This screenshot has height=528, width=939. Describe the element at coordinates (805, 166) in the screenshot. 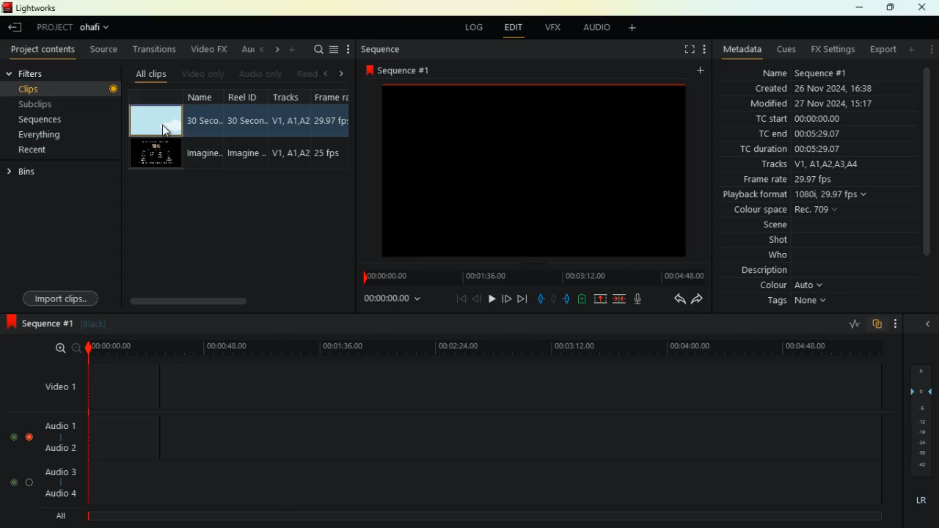

I see `tracks` at that location.